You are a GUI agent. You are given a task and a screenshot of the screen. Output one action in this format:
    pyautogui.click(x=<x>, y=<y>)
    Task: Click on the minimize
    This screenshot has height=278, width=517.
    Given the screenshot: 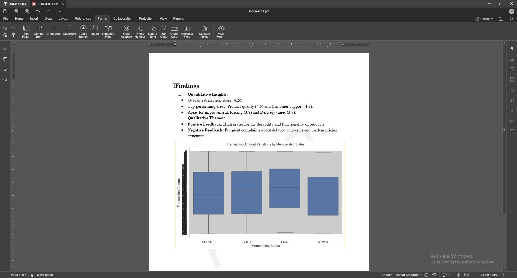 What is the action you would take?
    pyautogui.click(x=489, y=4)
    